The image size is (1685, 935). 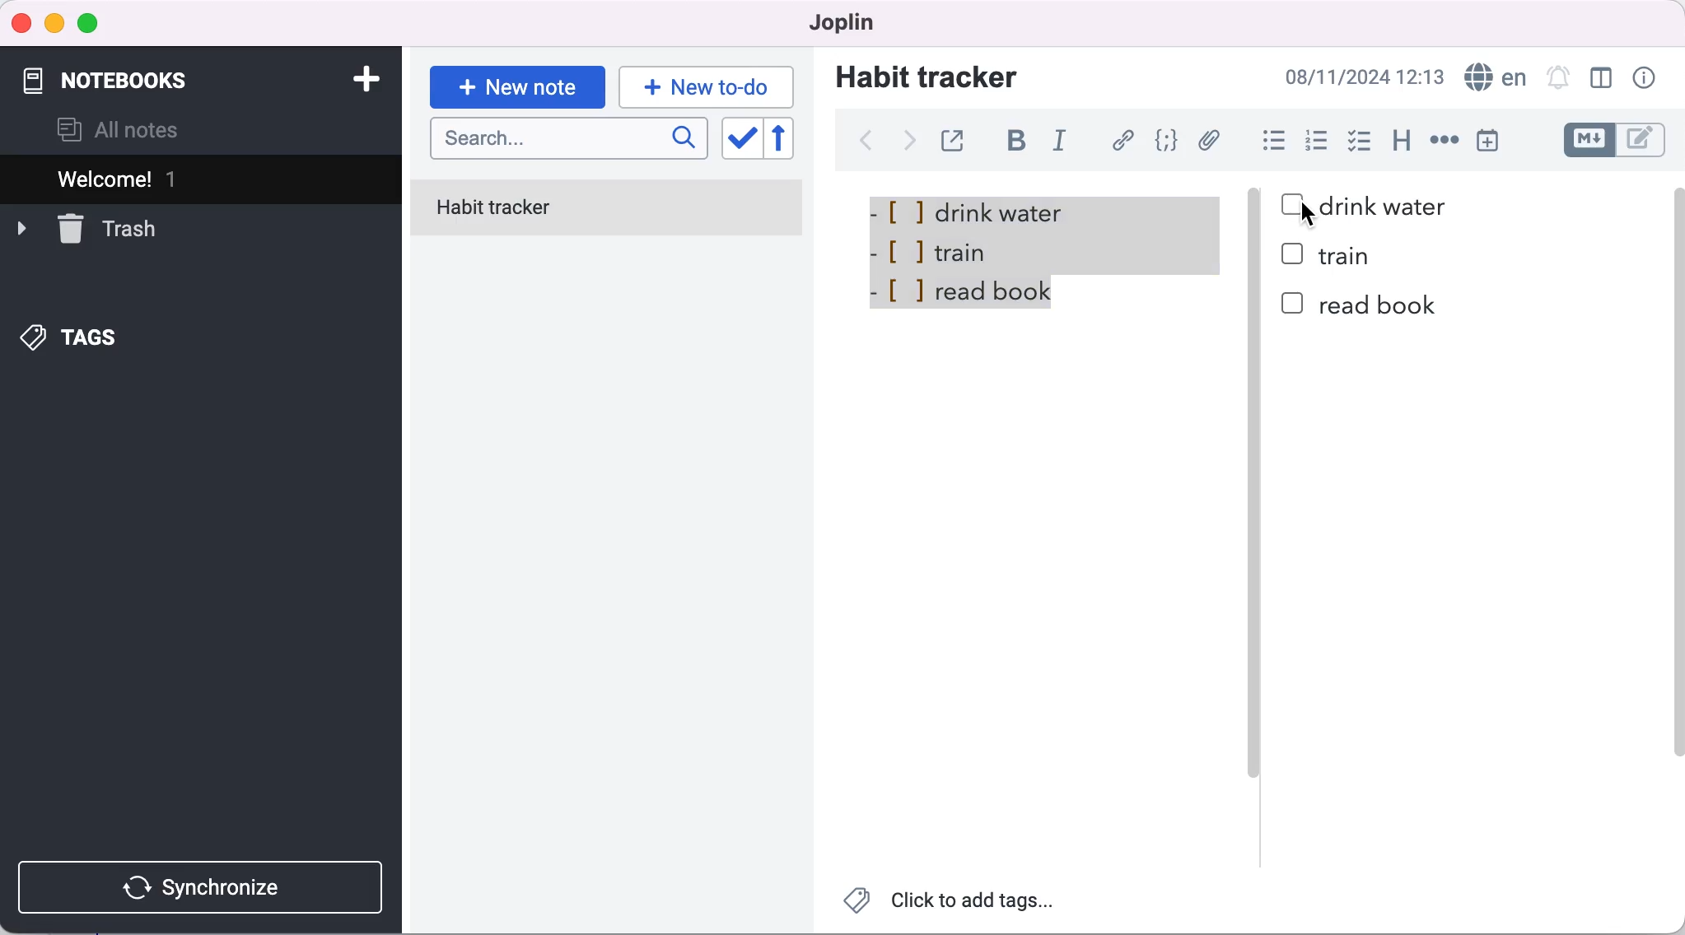 I want to click on vertical slider, so click(x=1253, y=519).